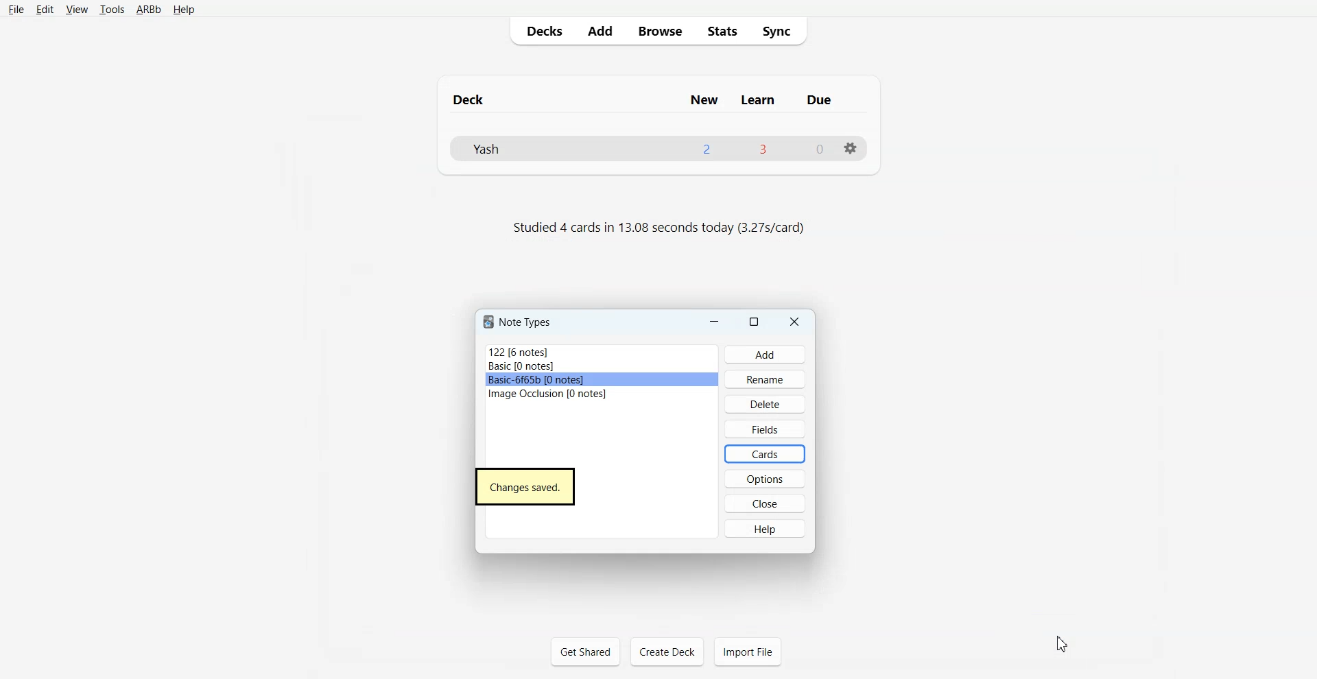 The height and width of the screenshot is (679, 1317). Describe the element at coordinates (44, 9) in the screenshot. I see `Edit` at that location.